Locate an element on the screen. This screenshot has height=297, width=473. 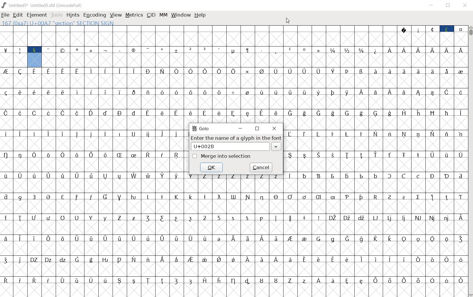
slot is located at coordinates (197, 35).